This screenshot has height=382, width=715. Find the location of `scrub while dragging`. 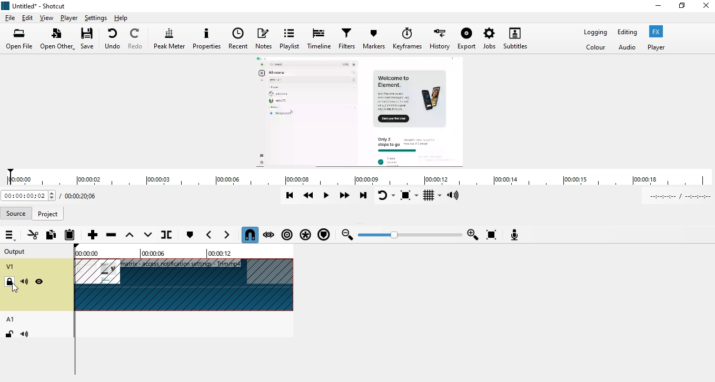

scrub while dragging is located at coordinates (269, 234).